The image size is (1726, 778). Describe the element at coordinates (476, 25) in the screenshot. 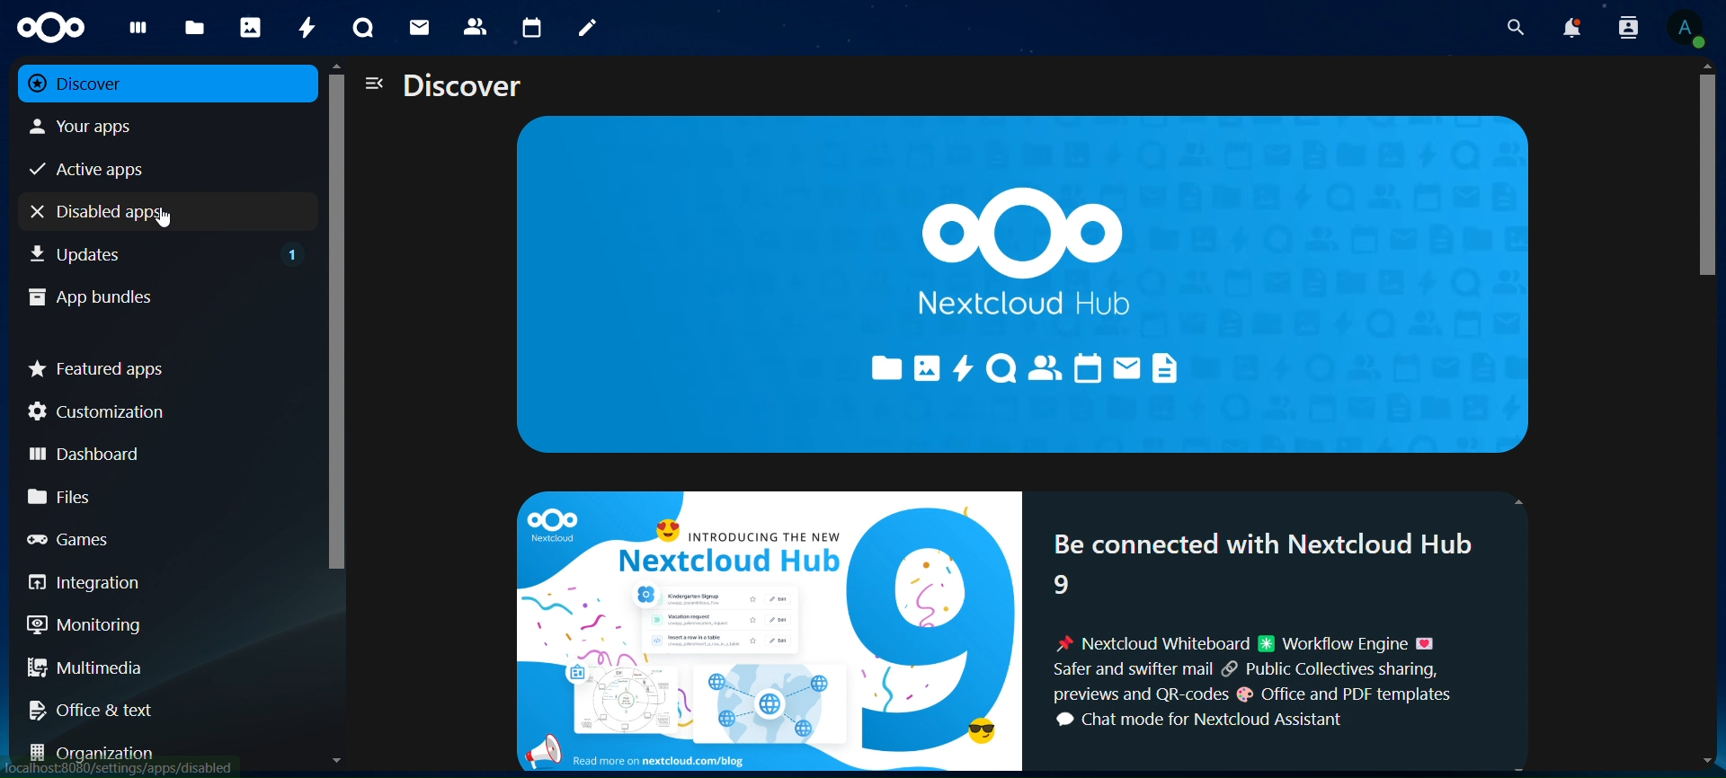

I see `contact` at that location.